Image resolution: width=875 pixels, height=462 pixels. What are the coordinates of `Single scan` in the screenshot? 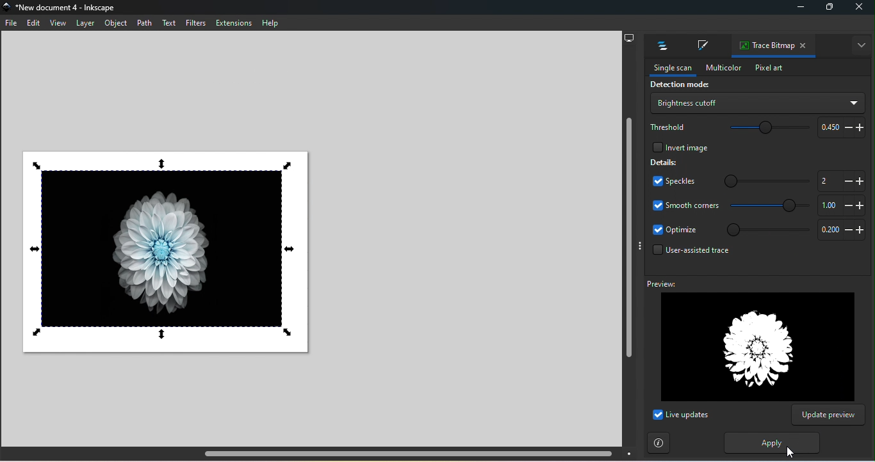 It's located at (669, 68).